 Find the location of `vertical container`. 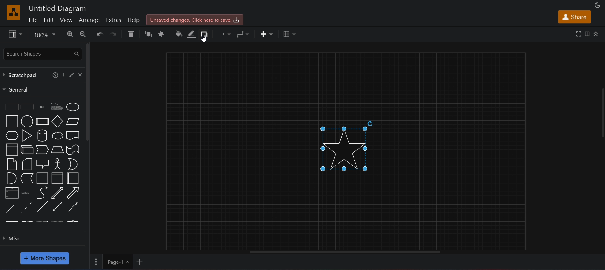

vertical container is located at coordinates (57, 178).